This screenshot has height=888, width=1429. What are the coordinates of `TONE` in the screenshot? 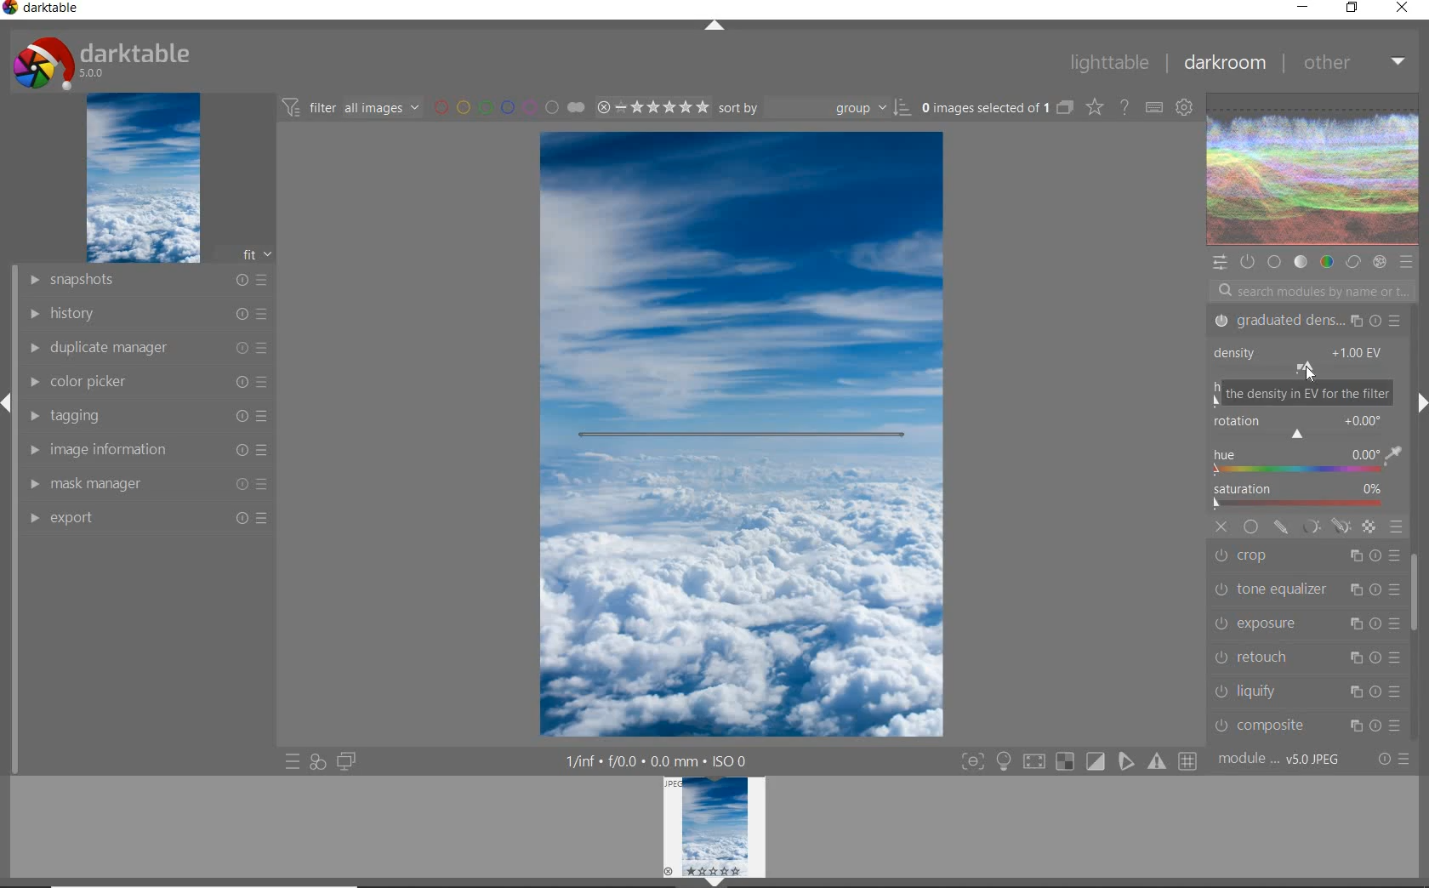 It's located at (1301, 264).